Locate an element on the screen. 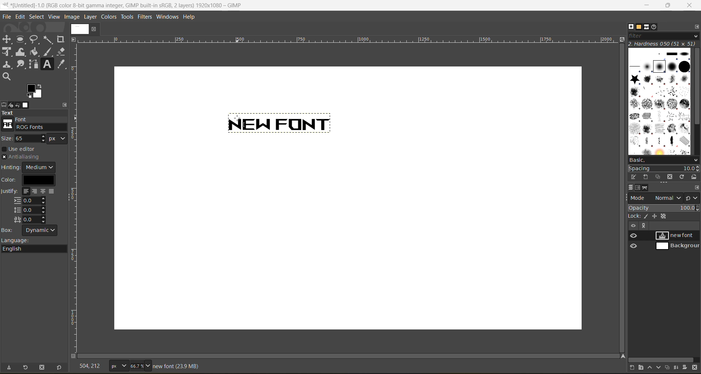 The width and height of the screenshot is (701, 374). metadata is located at coordinates (176, 366).